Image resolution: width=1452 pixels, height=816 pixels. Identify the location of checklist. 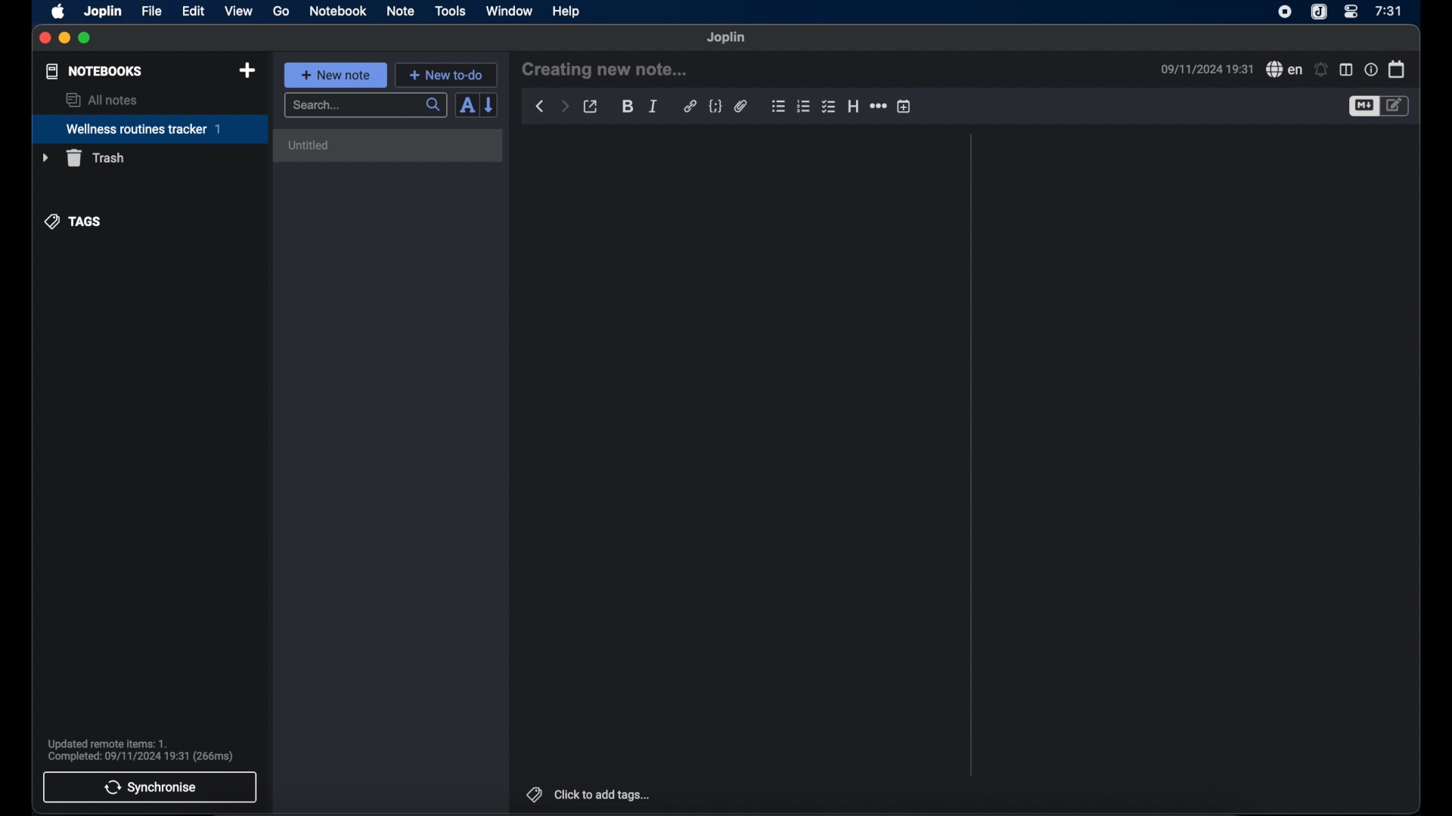
(830, 106).